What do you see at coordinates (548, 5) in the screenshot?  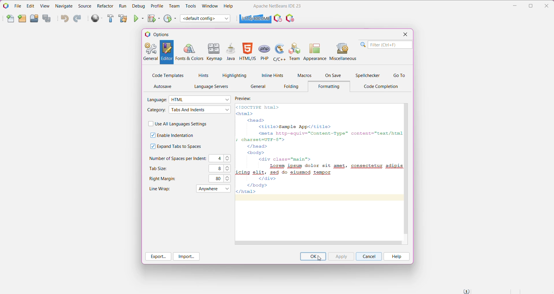 I see `Close` at bounding box center [548, 5].